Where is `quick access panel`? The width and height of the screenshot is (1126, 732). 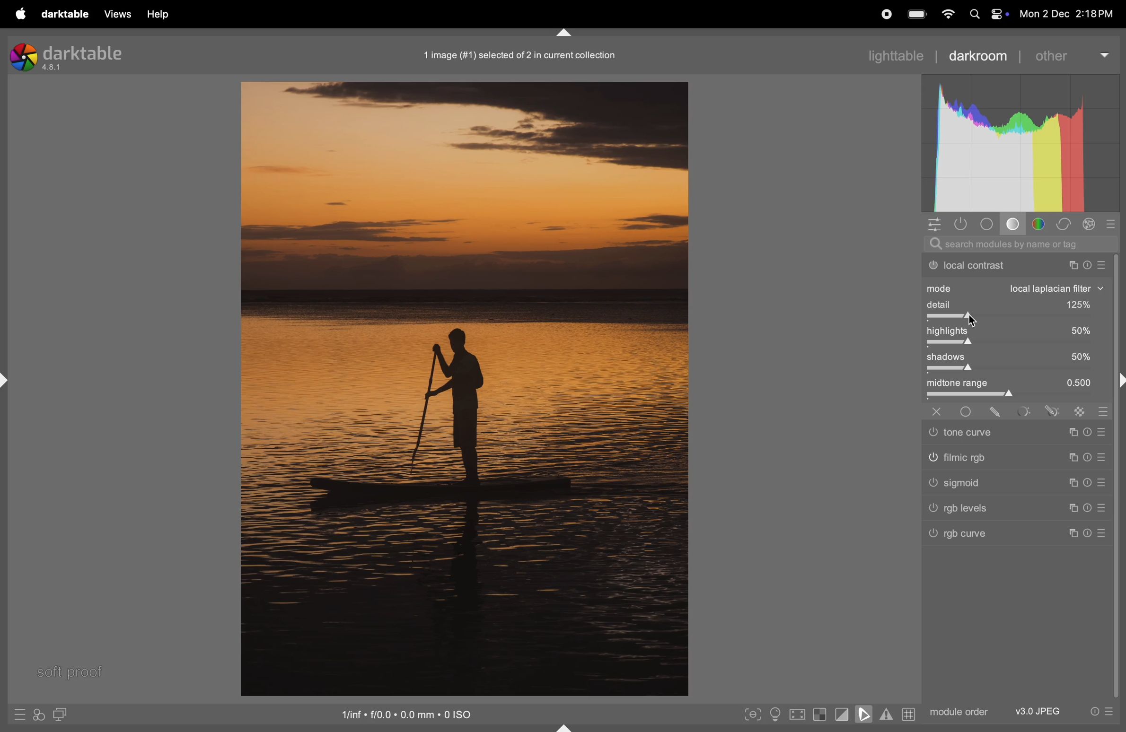 quick access panel is located at coordinates (932, 224).